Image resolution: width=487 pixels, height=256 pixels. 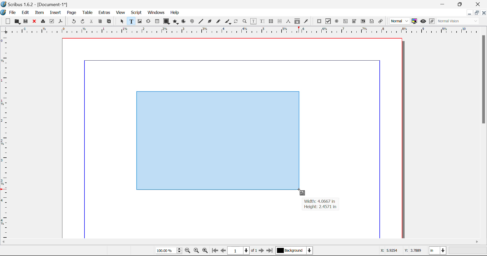 What do you see at coordinates (131, 21) in the screenshot?
I see `Text Frame Selected` at bounding box center [131, 21].